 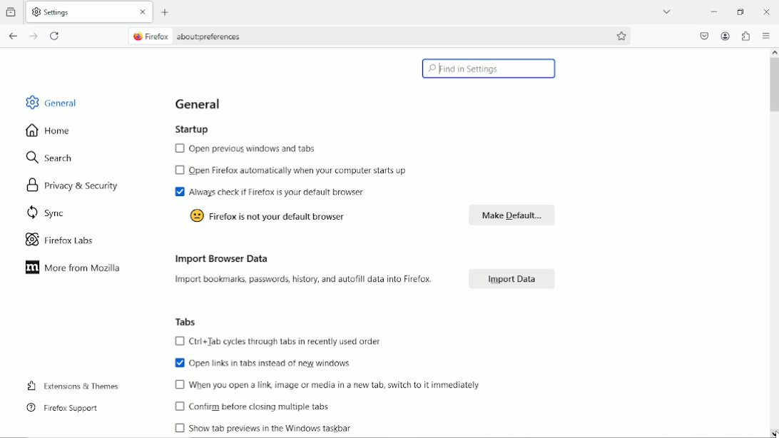 What do you see at coordinates (60, 240) in the screenshot?
I see `firefox labs` at bounding box center [60, 240].